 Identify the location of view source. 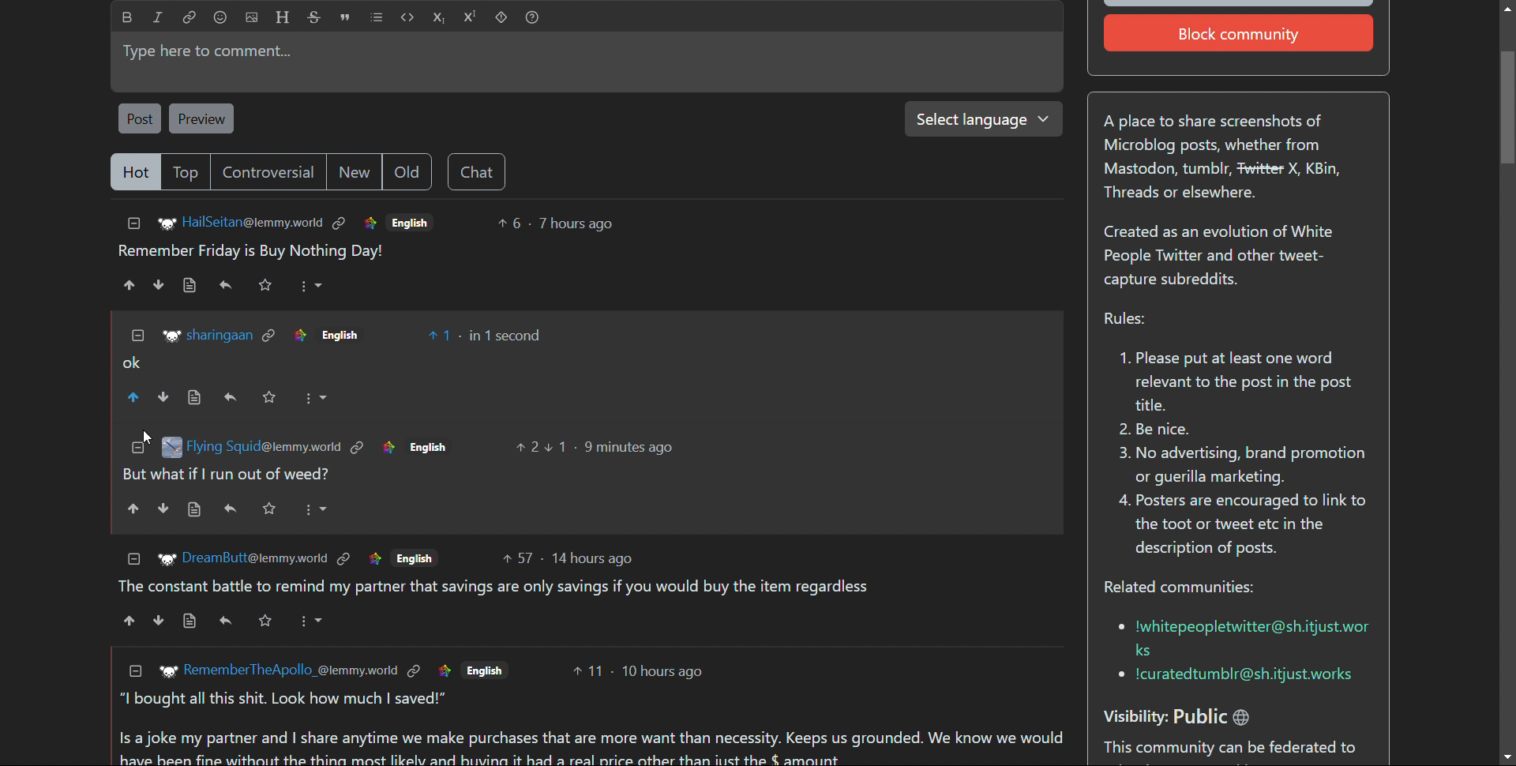
(189, 620).